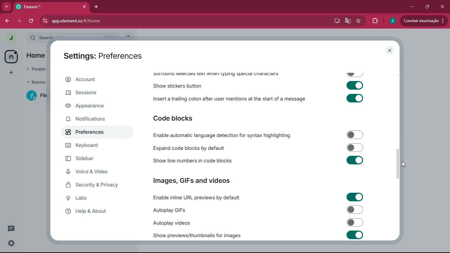  What do you see at coordinates (95, 185) in the screenshot?
I see `security & Privacy` at bounding box center [95, 185].